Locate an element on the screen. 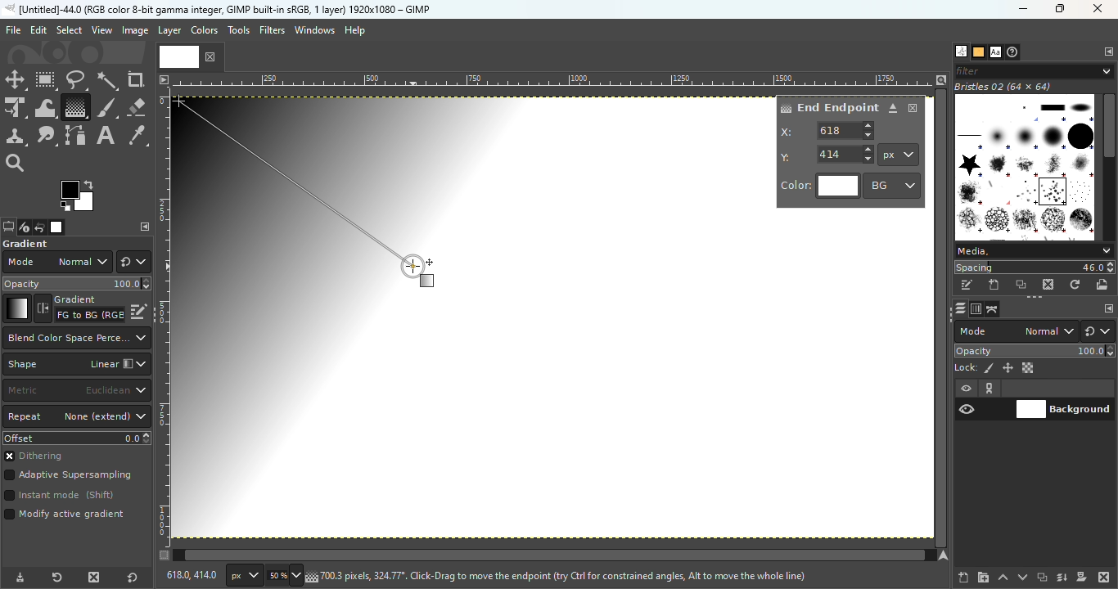 The image size is (1118, 589). Navigate is located at coordinates (945, 555).